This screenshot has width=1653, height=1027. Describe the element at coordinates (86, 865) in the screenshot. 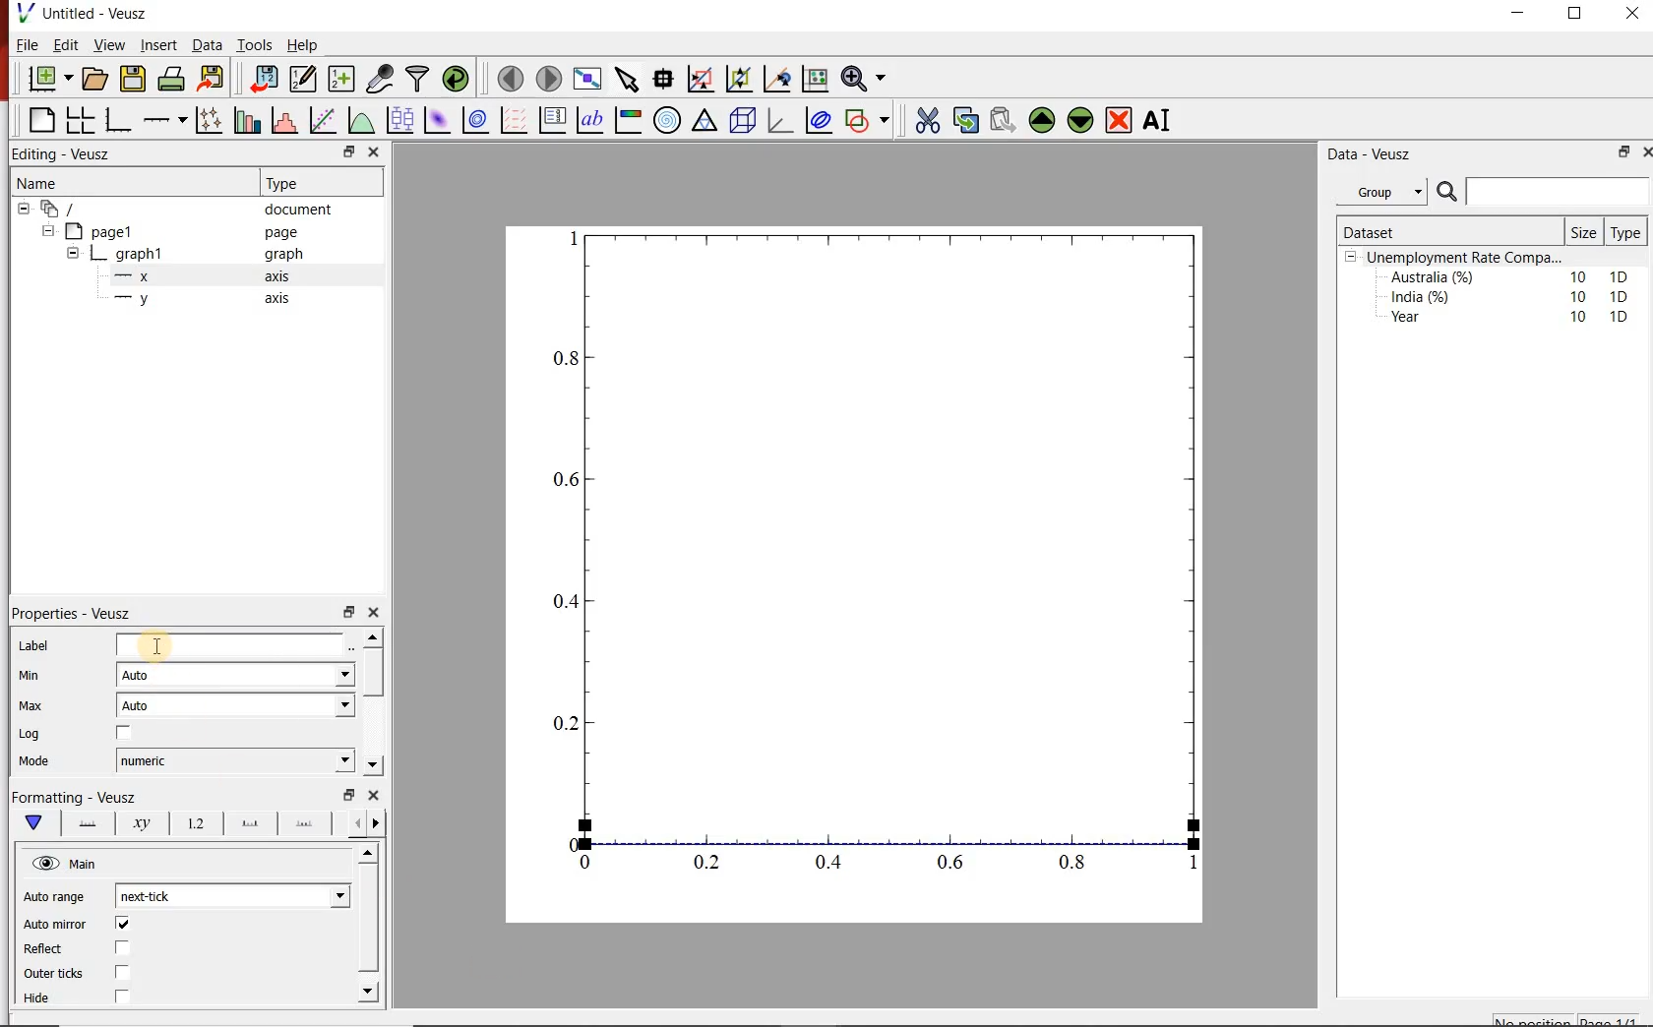

I see `Main` at that location.